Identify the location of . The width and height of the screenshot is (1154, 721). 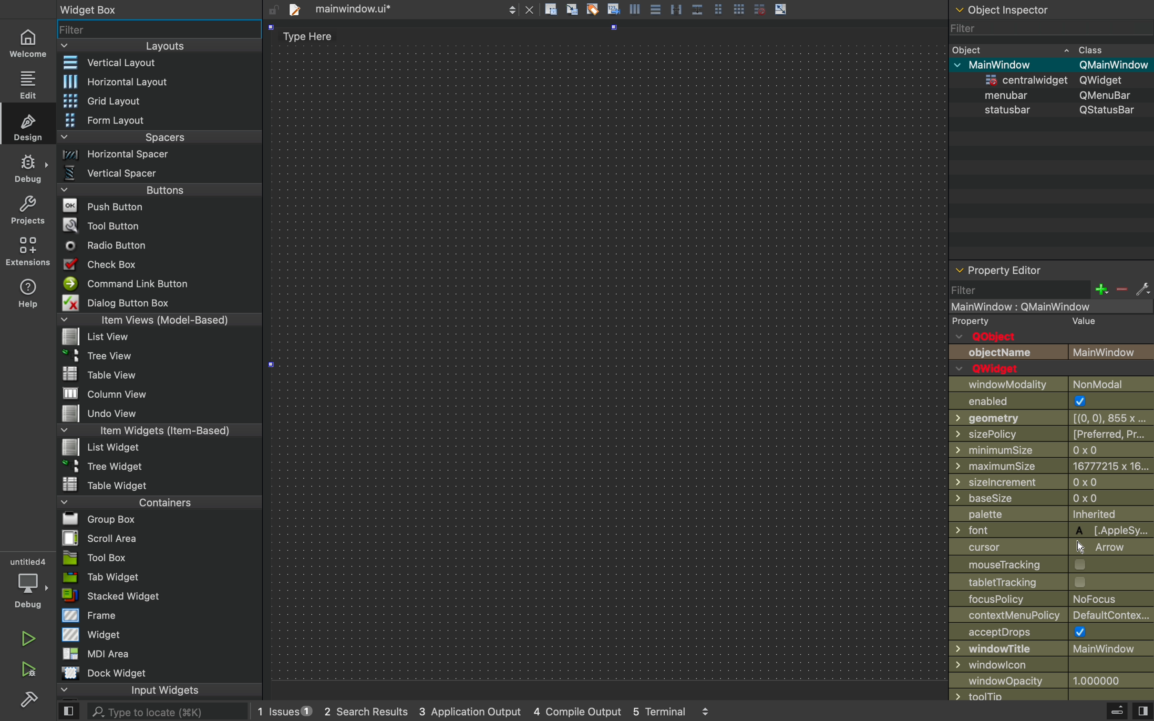
(72, 711).